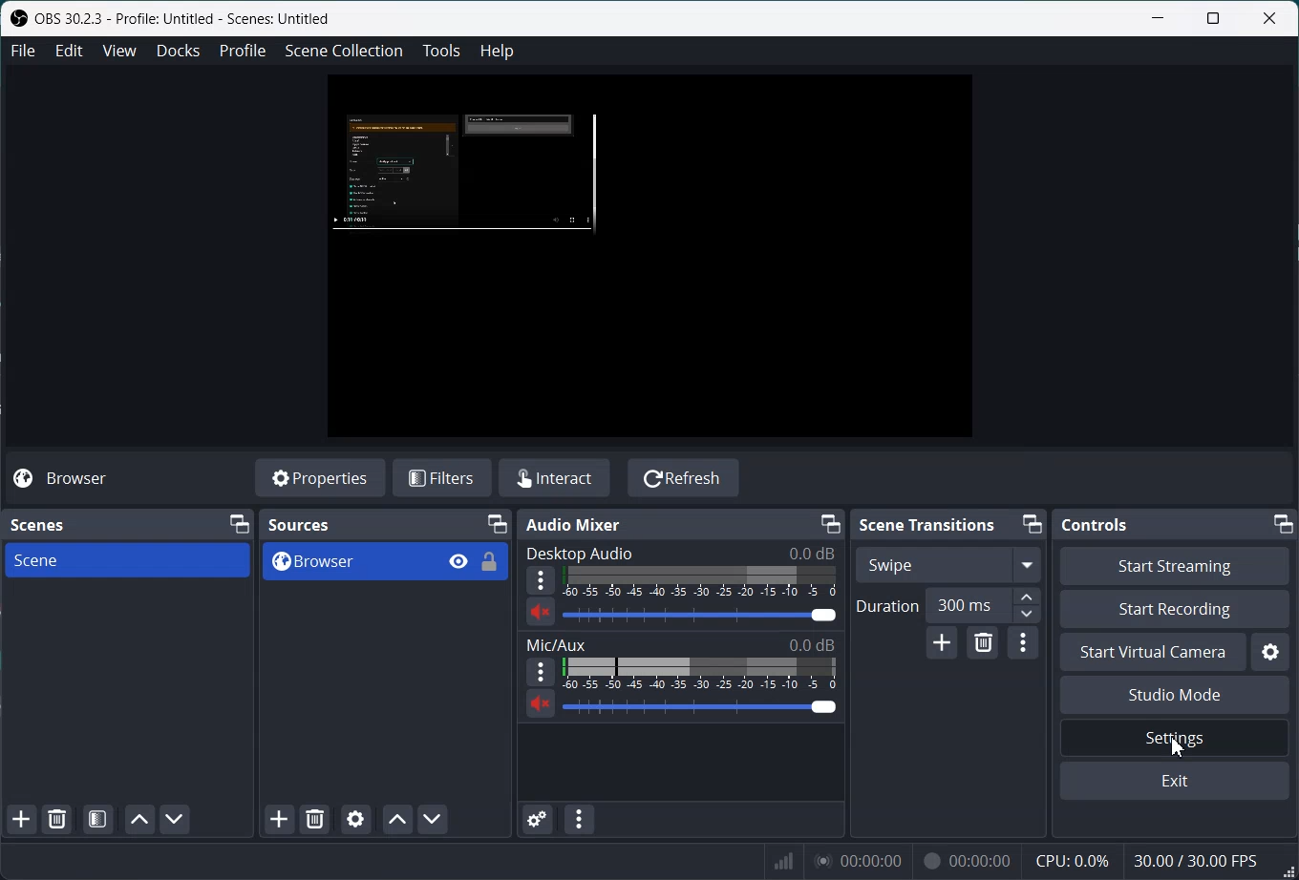  What do you see at coordinates (1175, 565) in the screenshot?
I see `Start Streaming` at bounding box center [1175, 565].